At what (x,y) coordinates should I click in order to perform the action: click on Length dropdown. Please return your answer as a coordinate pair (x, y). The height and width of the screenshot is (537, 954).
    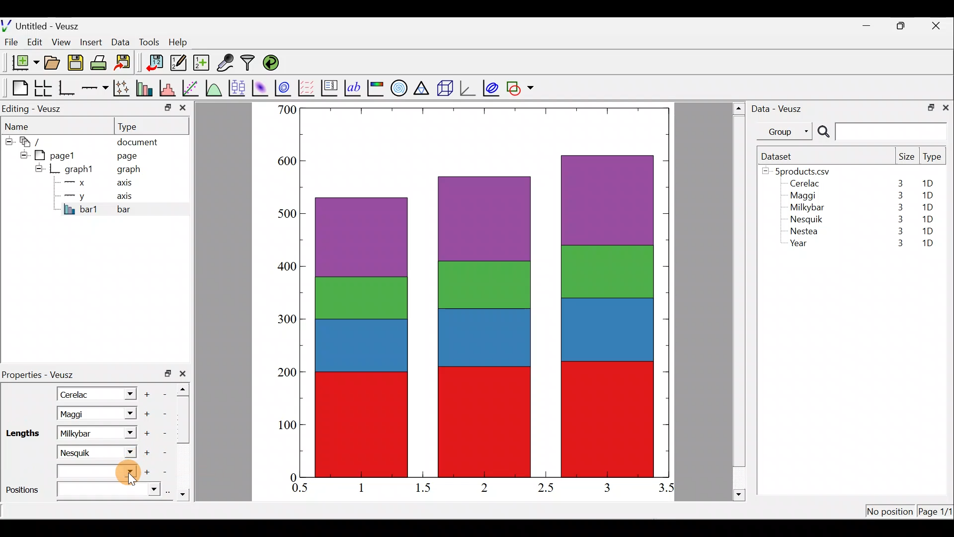
    Looking at the image, I should click on (127, 433).